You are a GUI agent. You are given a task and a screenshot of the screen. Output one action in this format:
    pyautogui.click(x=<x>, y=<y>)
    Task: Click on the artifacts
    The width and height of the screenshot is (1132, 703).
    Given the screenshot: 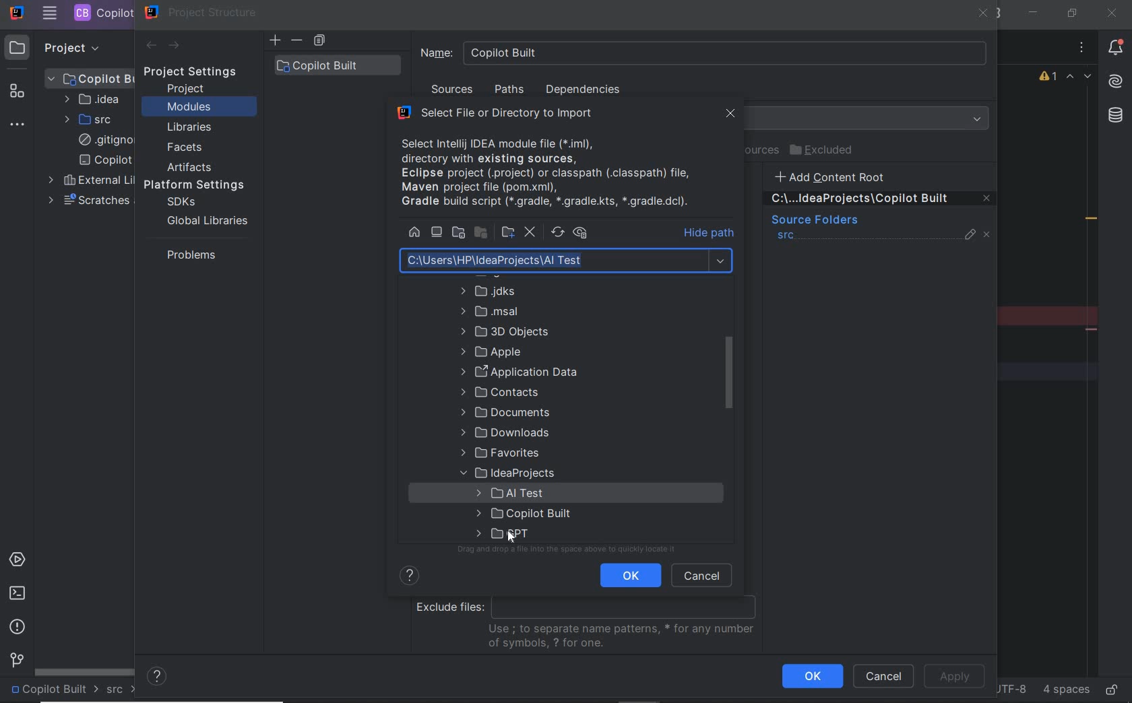 What is the action you would take?
    pyautogui.click(x=193, y=167)
    